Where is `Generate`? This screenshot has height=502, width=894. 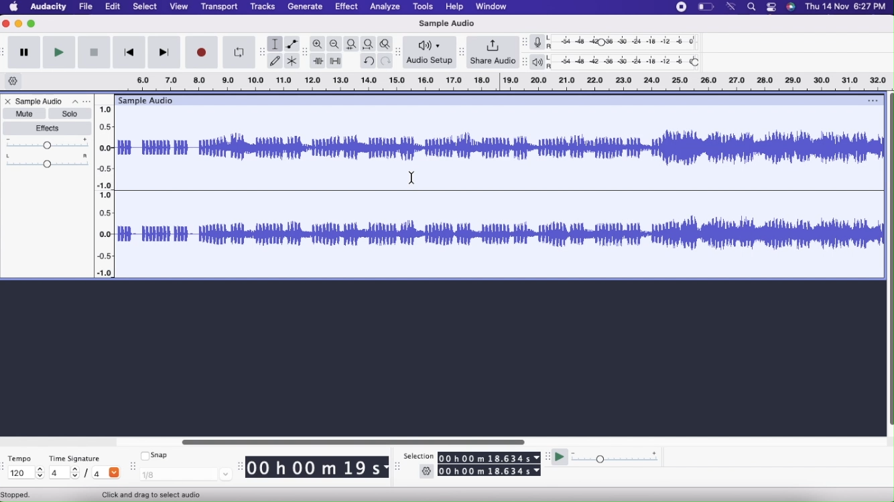
Generate is located at coordinates (305, 7).